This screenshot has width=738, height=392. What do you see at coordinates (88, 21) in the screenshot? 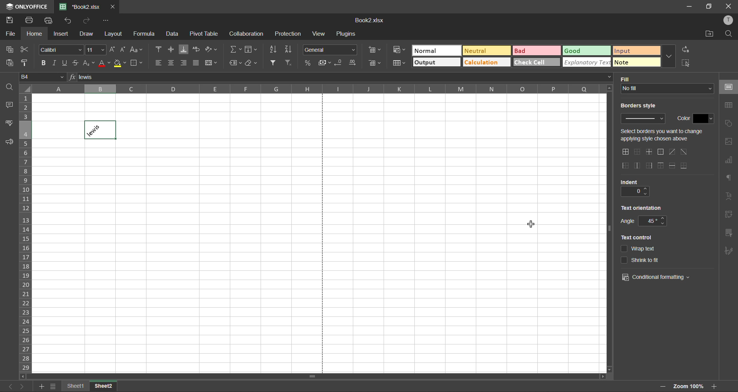
I see `redo` at bounding box center [88, 21].